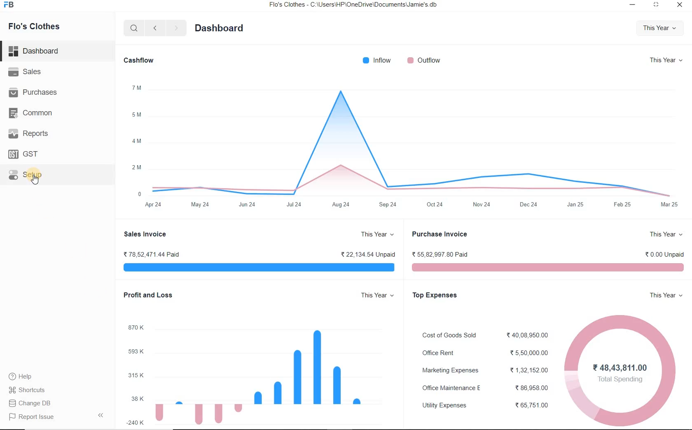 The image size is (692, 430). I want to click on 0, so click(140, 194).